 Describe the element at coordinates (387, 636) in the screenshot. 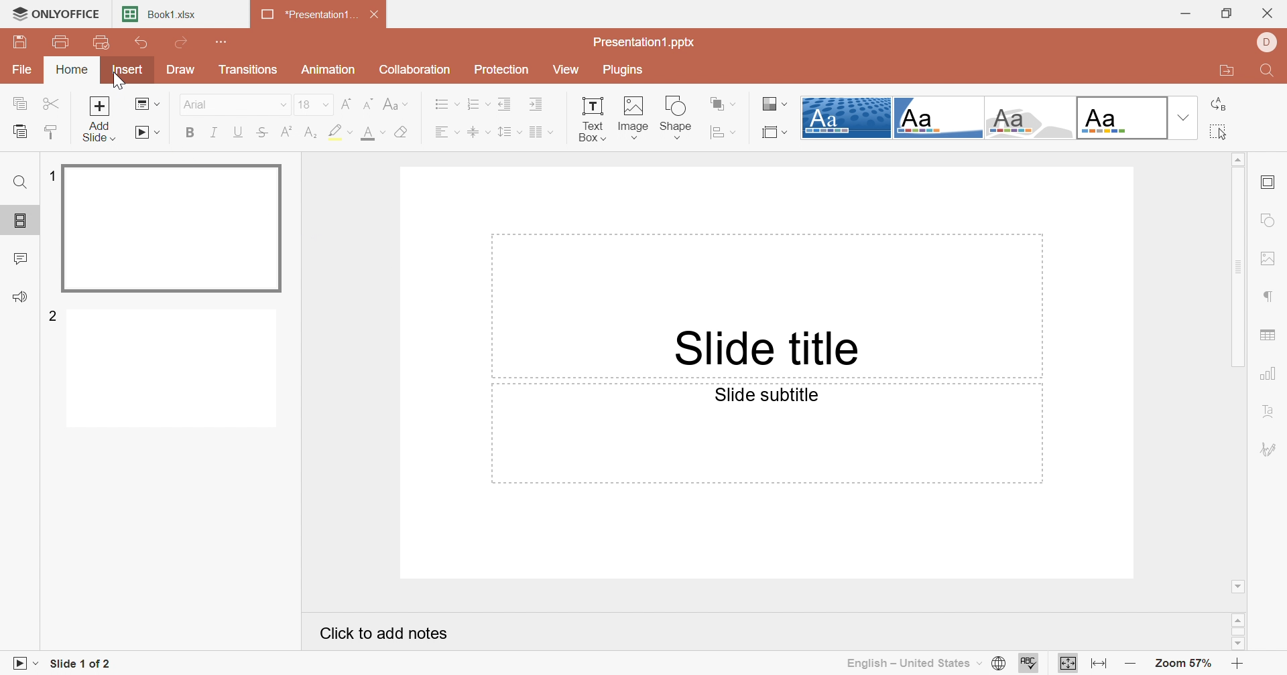

I see `Click to add notes` at that location.